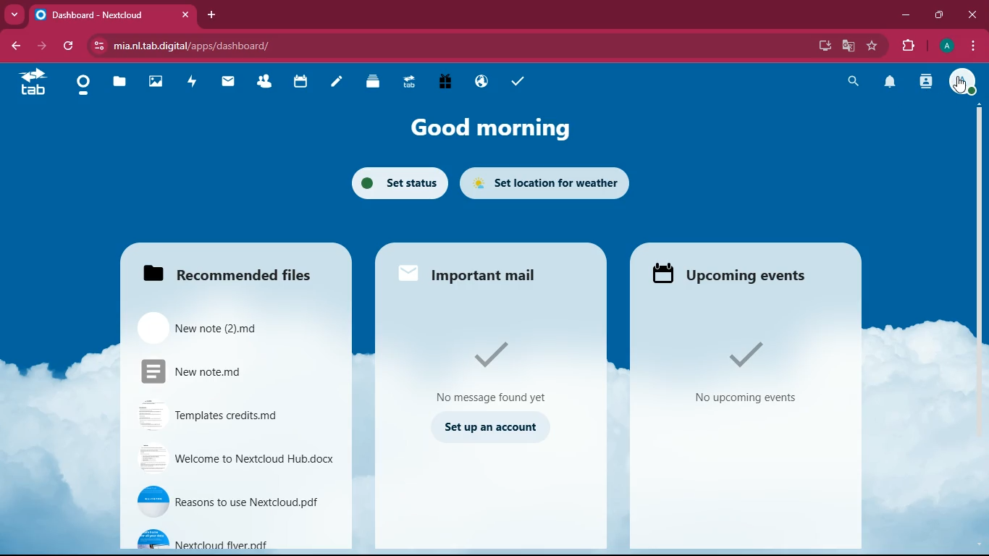 The width and height of the screenshot is (989, 556). Describe the element at coordinates (738, 274) in the screenshot. I see `events` at that location.